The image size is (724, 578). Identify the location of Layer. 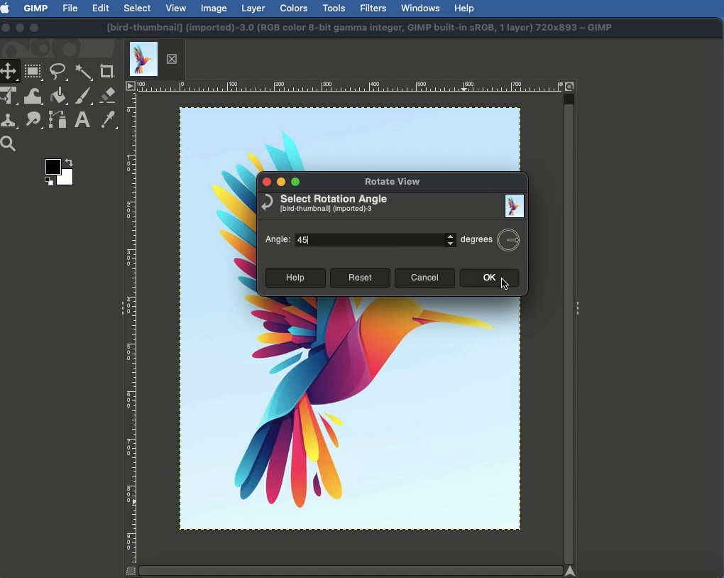
(253, 9).